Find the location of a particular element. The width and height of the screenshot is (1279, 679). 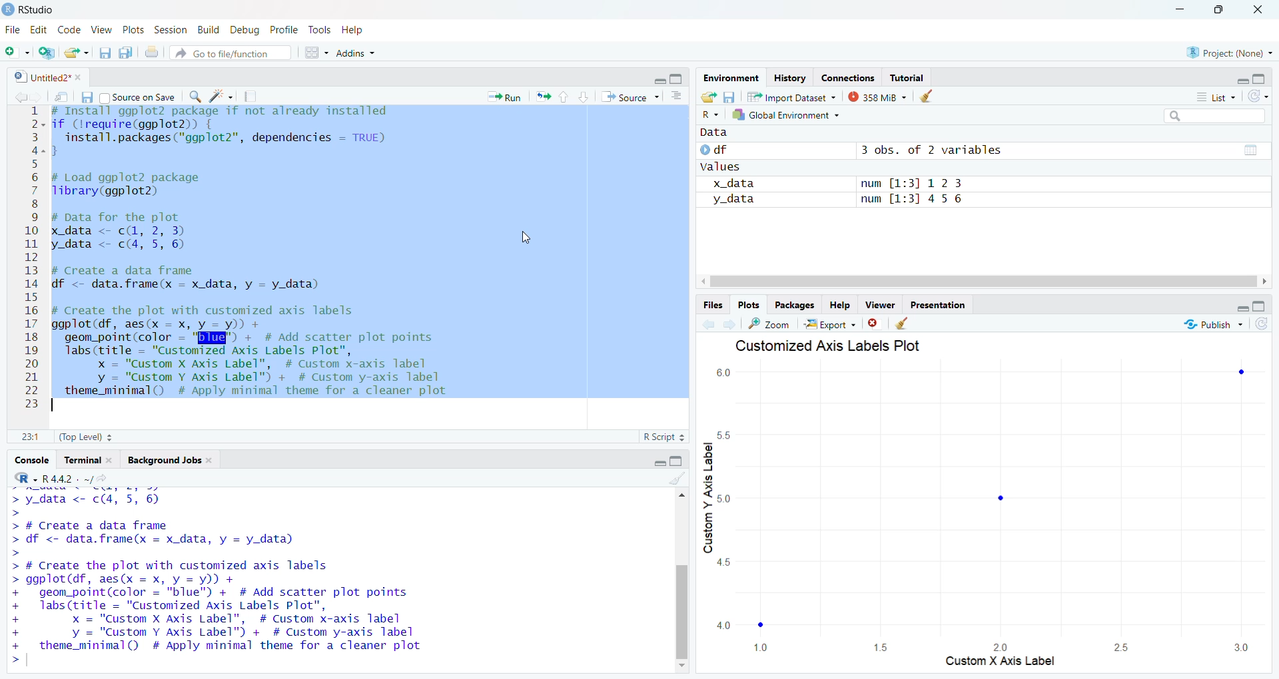

> y_data <- c(4, 5, 6)

>

> # Create a data frame

> df <- data.frame(x = x_data, y = y_data)

>

> # Create the plot with customized axis labels

> ggplot(df, aes(x = x, y =y)) +

+ geom_point(color = "blue" + # Add scatter plot points
+ labs(title = "Customized Axis Labels Plot",

+ x = "Custom X Axis Label", # Custom x-axis label
+ y = "Custom Y Axis Label") + # Custom y-axis label
+  theme_minimal() # Apply minimal theme for a cleaner plot
>| is located at coordinates (254, 580).